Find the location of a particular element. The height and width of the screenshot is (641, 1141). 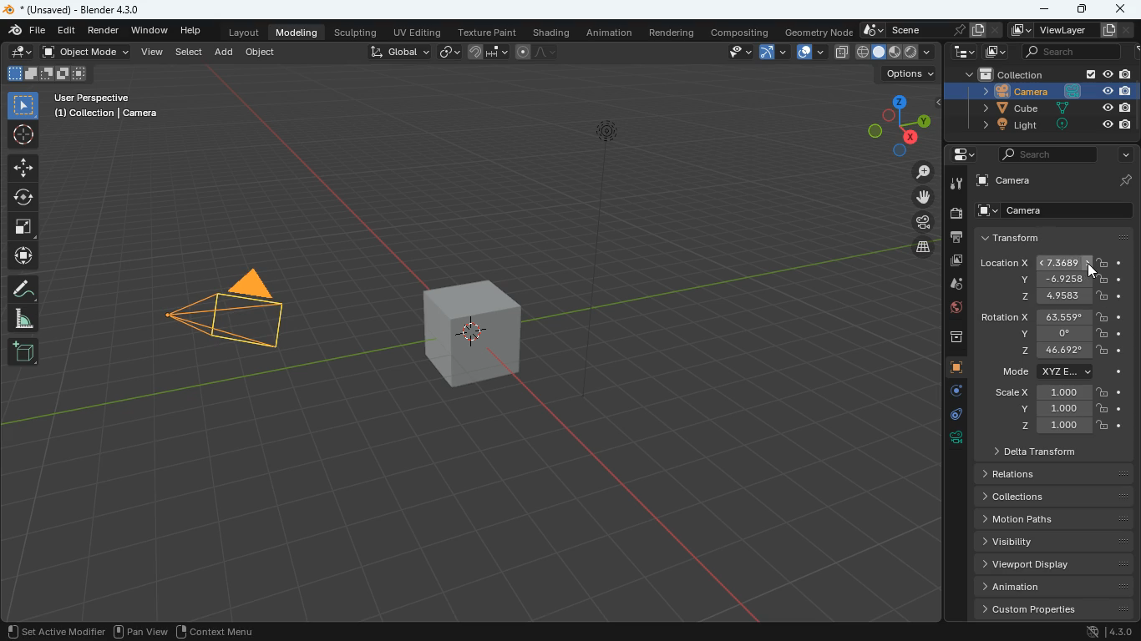

line object is located at coordinates (603, 256).